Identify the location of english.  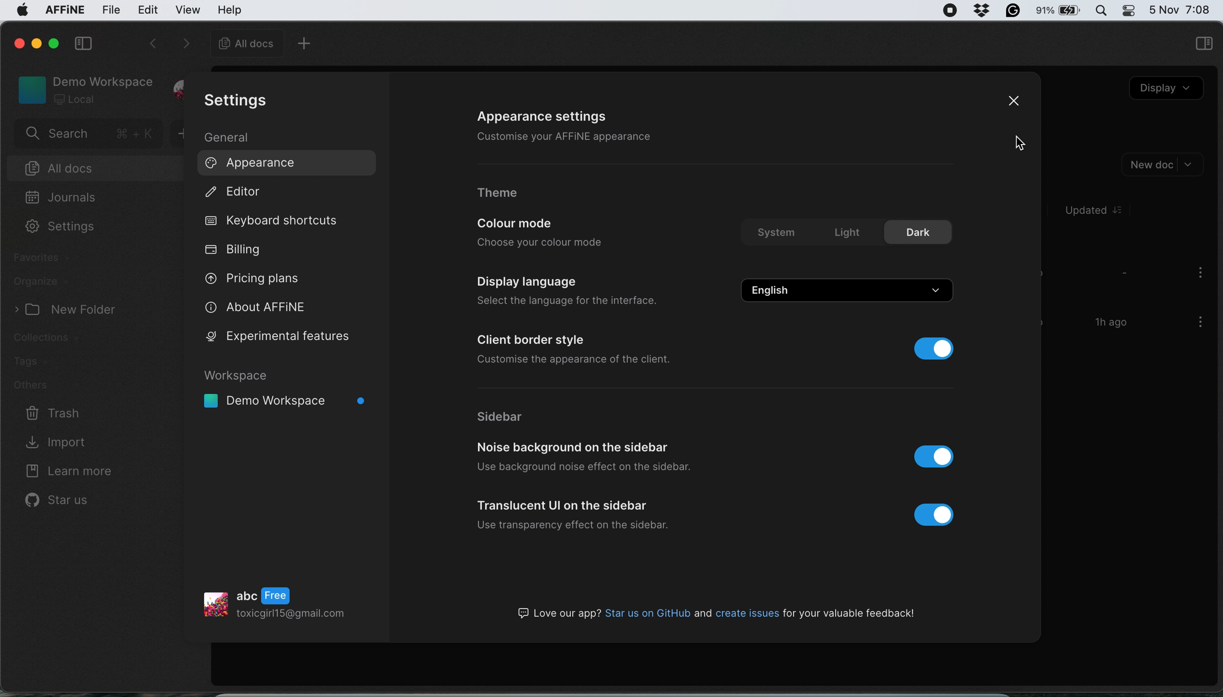
(848, 290).